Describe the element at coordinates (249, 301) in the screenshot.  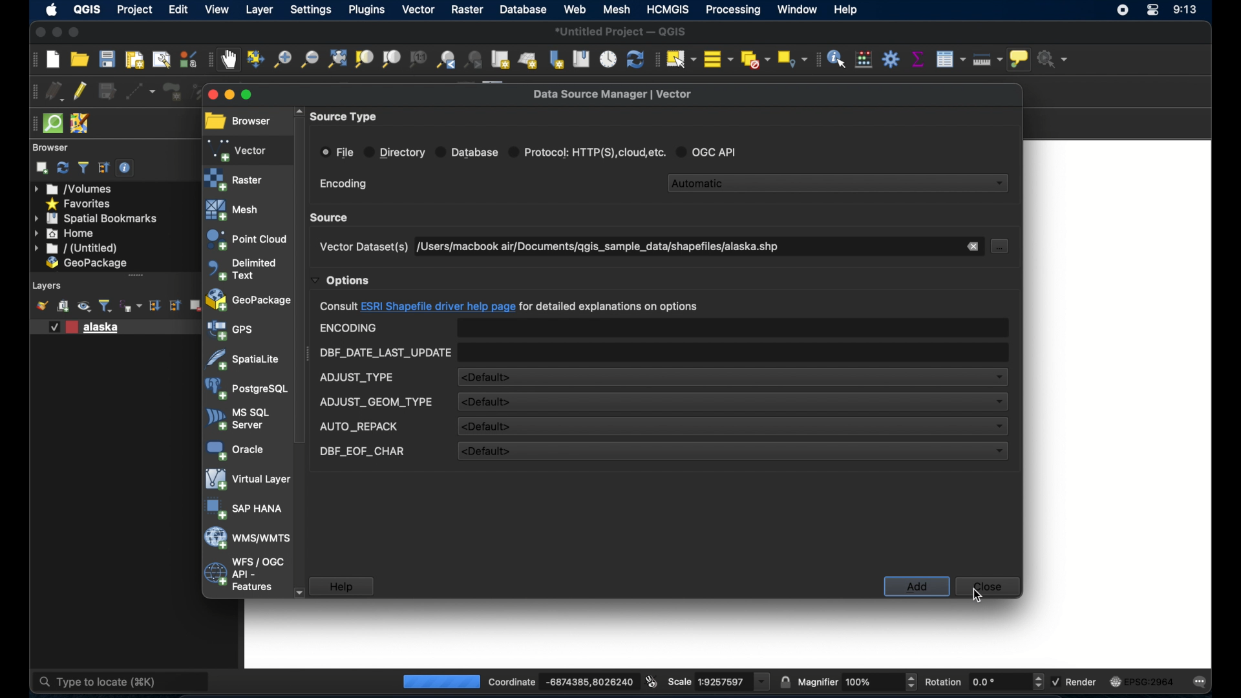
I see `geopackage` at that location.